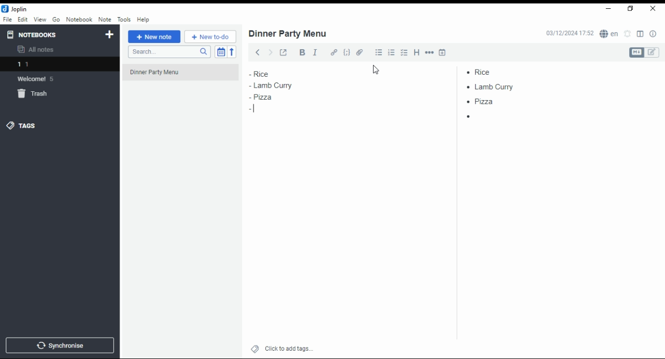  What do you see at coordinates (263, 98) in the screenshot?
I see `pizza` at bounding box center [263, 98].